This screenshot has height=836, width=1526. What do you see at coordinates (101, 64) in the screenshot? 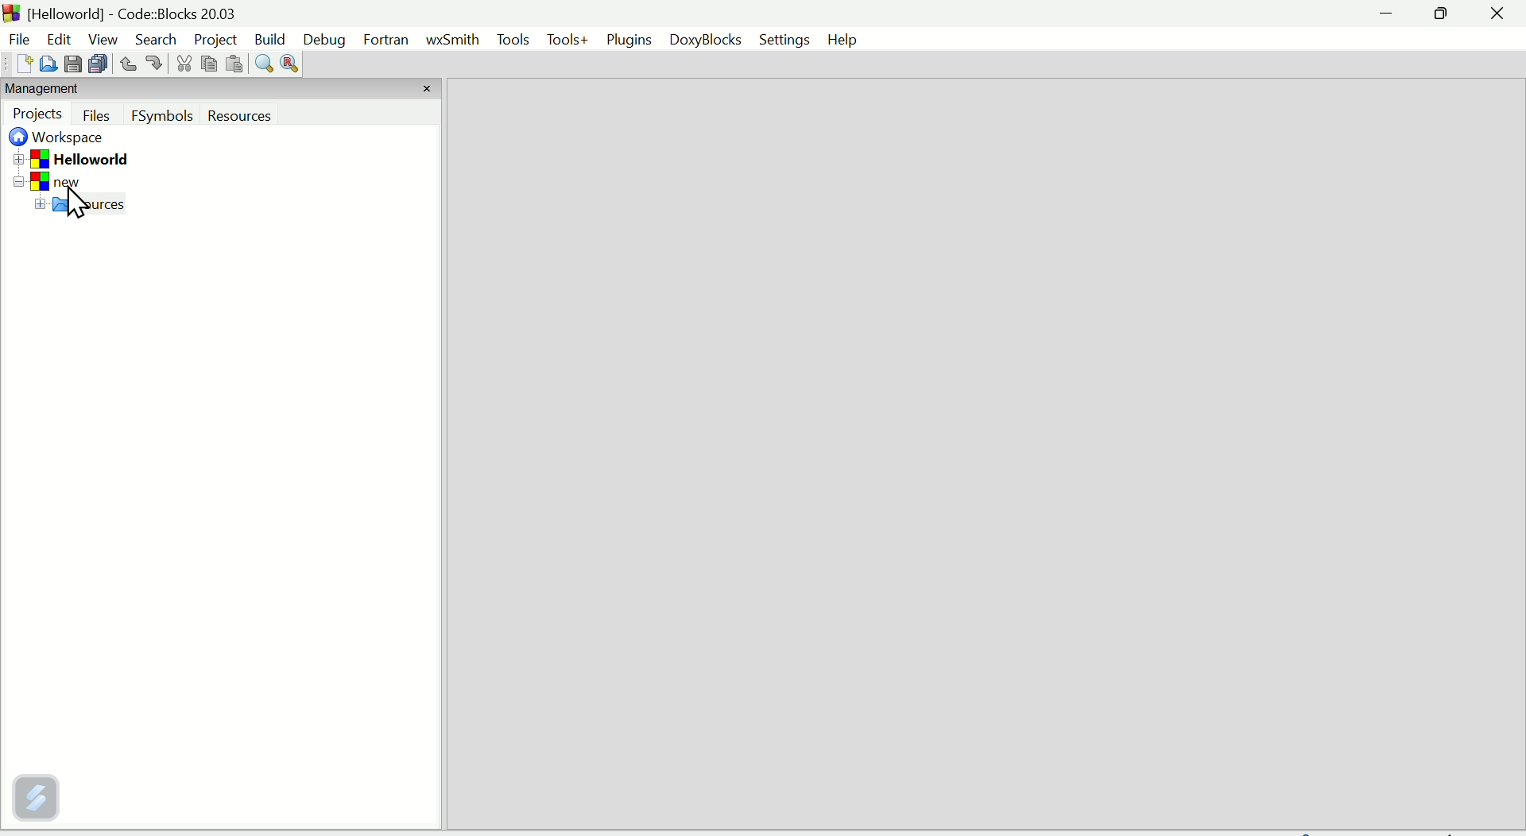
I see `Save all` at bounding box center [101, 64].